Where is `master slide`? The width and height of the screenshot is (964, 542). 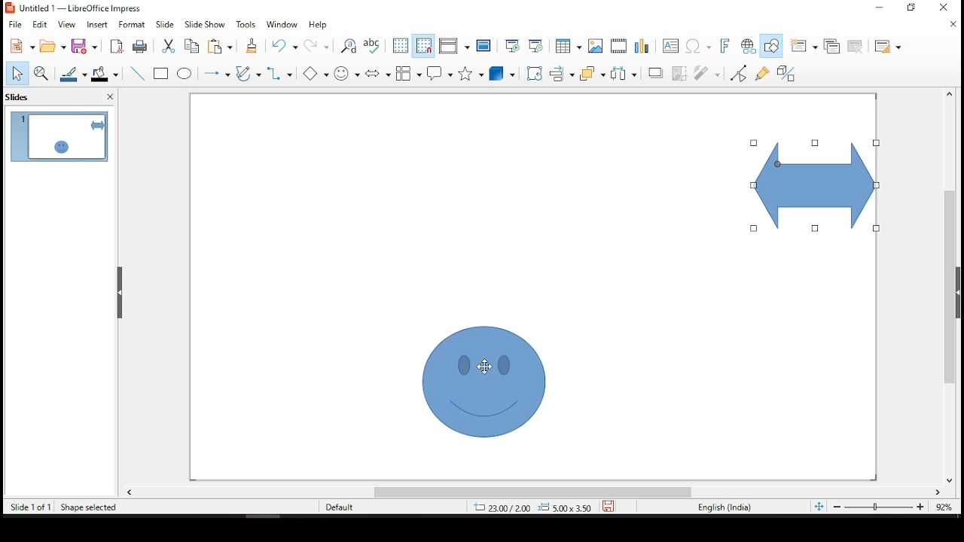
master slide is located at coordinates (485, 47).